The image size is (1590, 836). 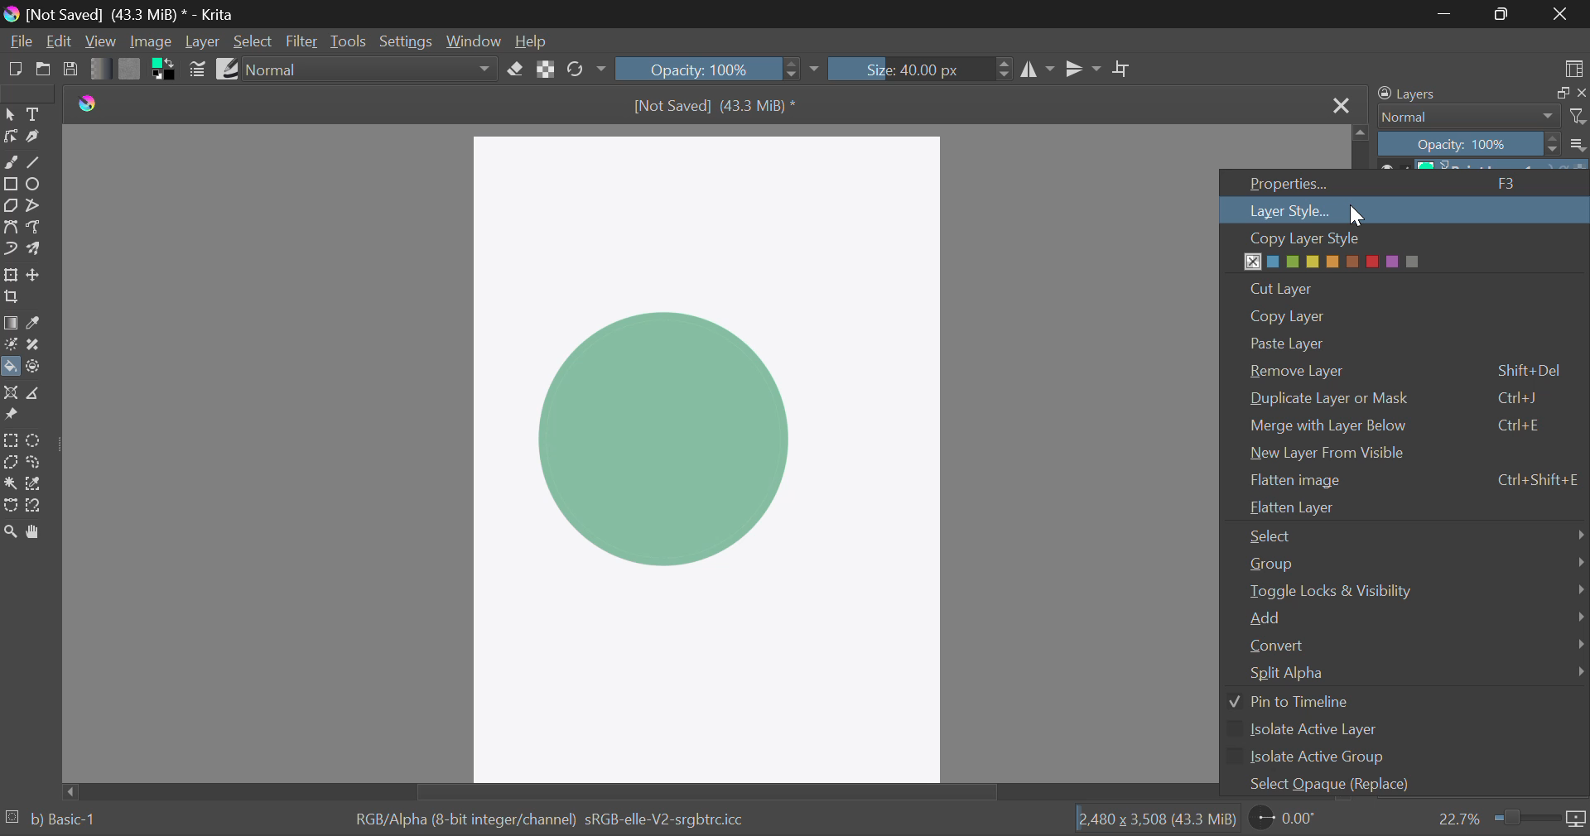 What do you see at coordinates (303, 41) in the screenshot?
I see `Filter` at bounding box center [303, 41].